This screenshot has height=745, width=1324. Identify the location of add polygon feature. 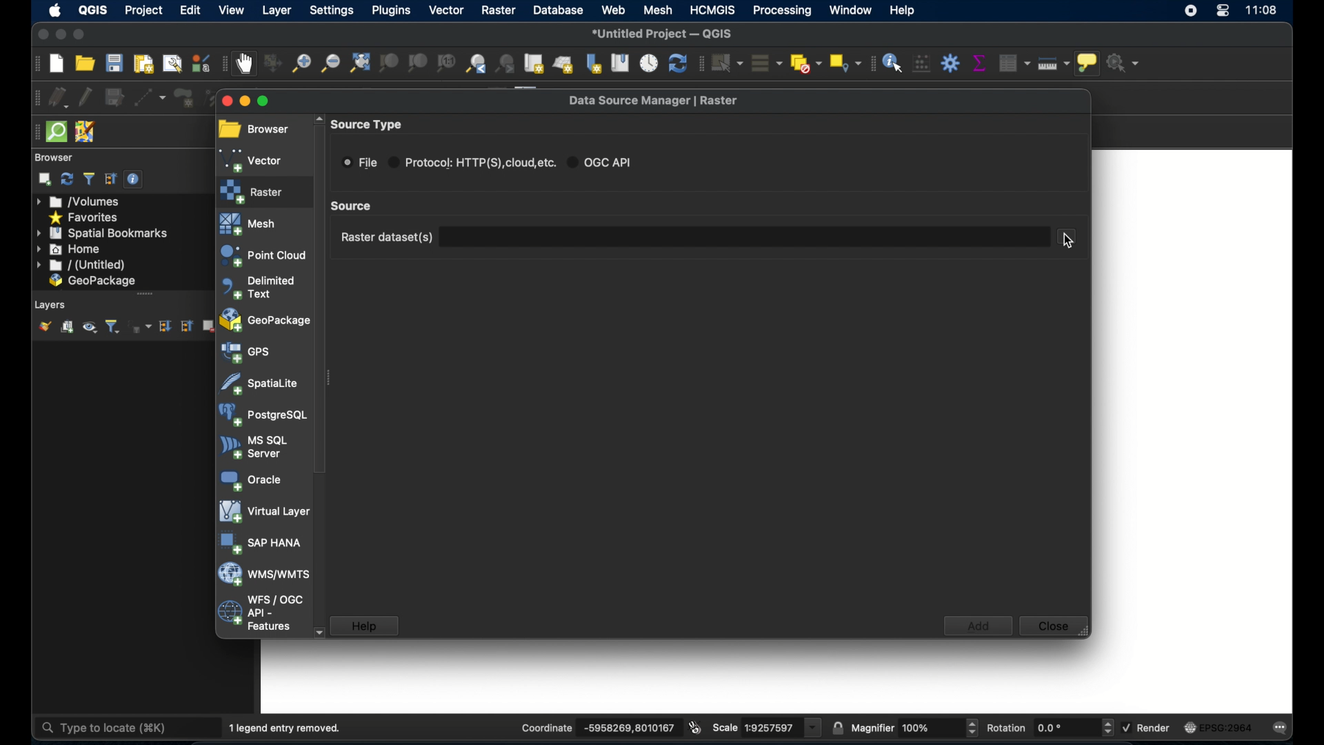
(183, 98).